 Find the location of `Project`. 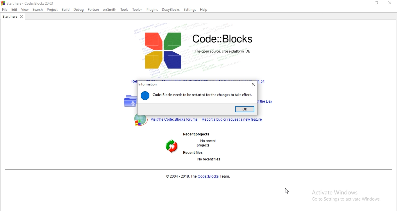

Project is located at coordinates (53, 10).